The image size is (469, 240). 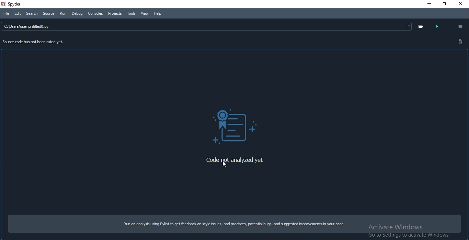 What do you see at coordinates (208, 26) in the screenshot?
I see `file path` at bounding box center [208, 26].